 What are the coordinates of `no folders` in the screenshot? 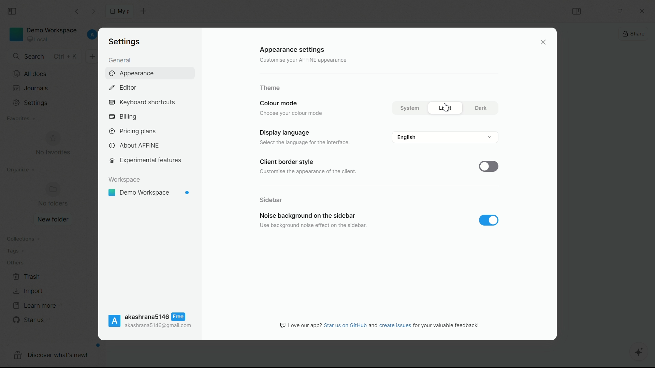 It's located at (54, 195).